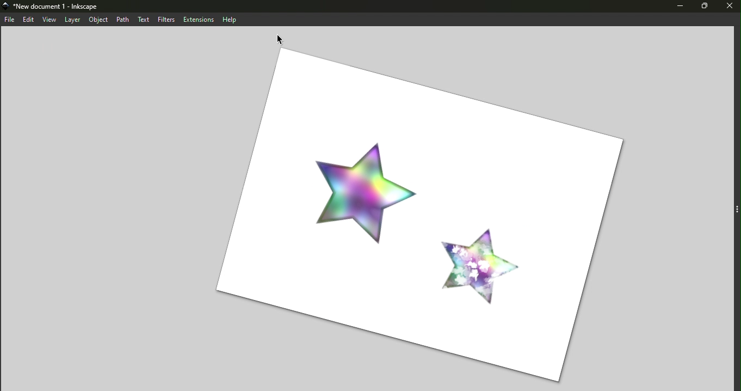 This screenshot has width=741, height=391. I want to click on Layer, so click(72, 20).